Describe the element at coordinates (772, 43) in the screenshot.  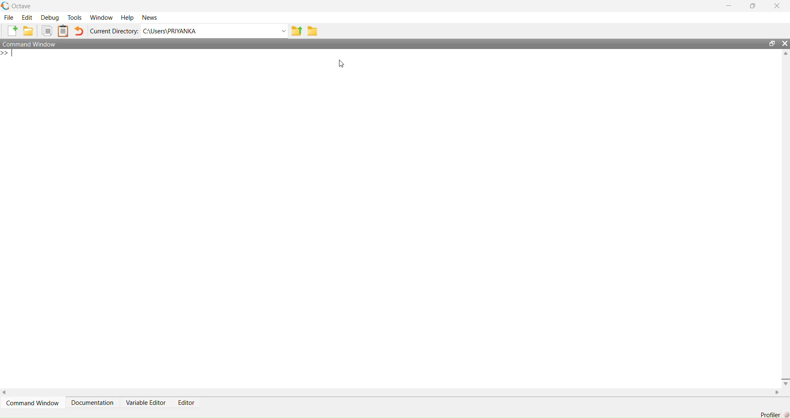
I see `maximize` at that location.